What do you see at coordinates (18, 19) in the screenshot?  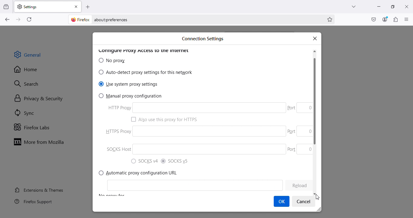 I see `Go forward one page` at bounding box center [18, 19].